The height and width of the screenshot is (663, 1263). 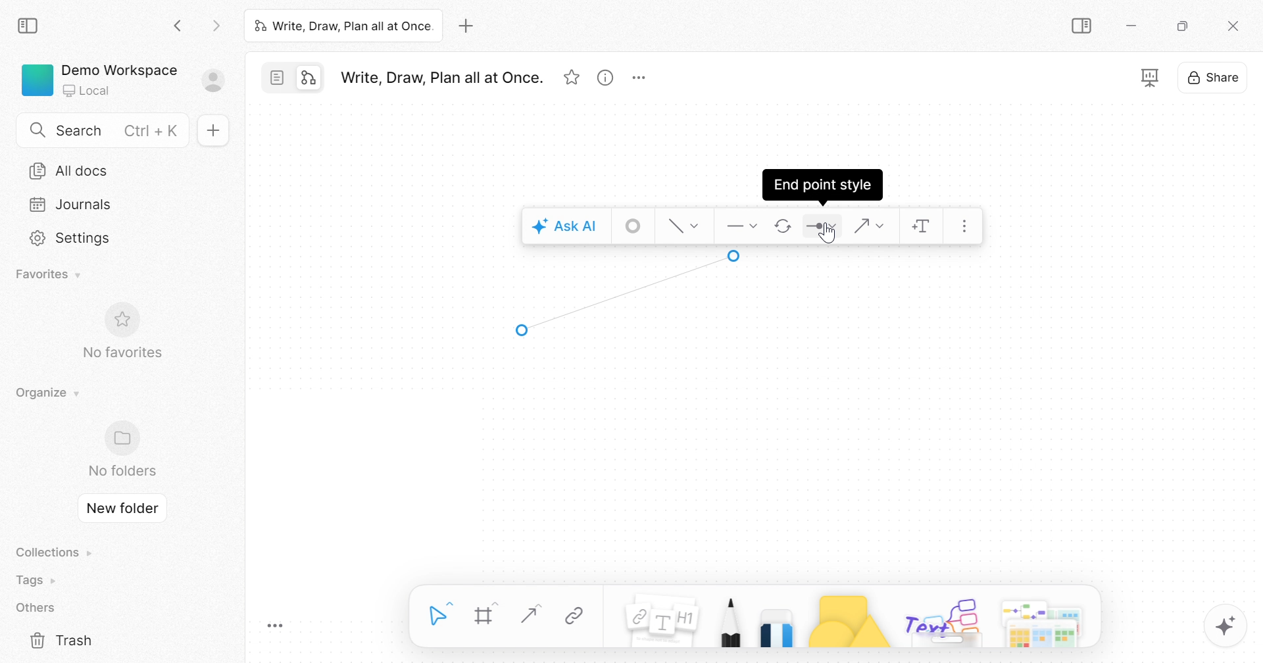 What do you see at coordinates (120, 353) in the screenshot?
I see `No favorites` at bounding box center [120, 353].